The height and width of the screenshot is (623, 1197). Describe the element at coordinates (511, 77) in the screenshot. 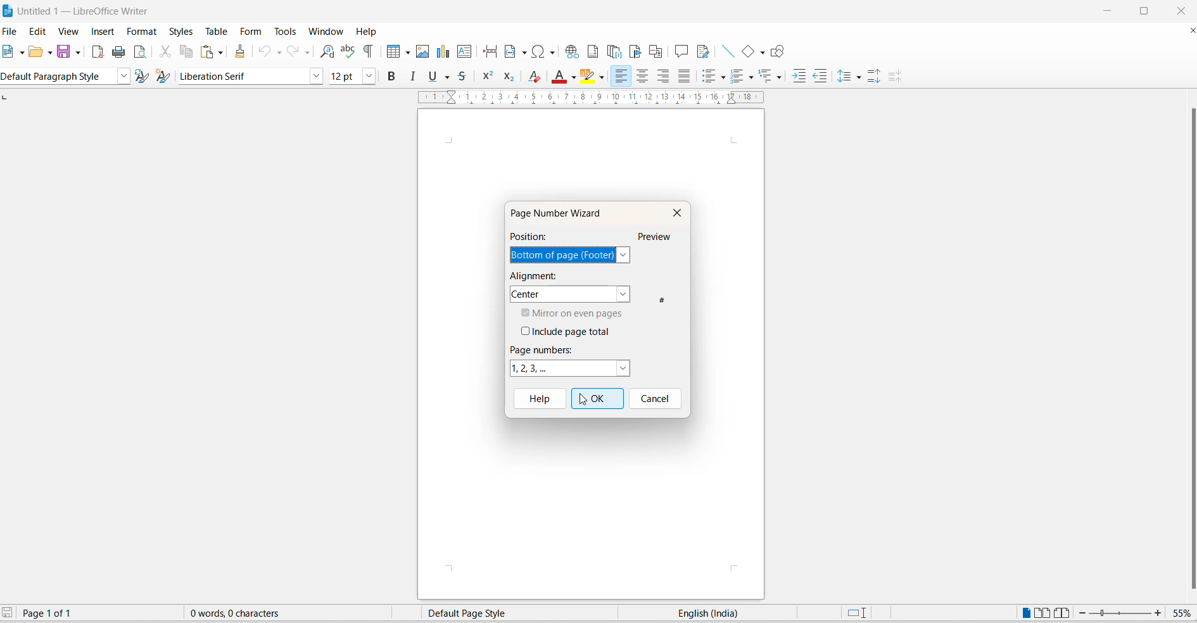

I see `subscript` at that location.